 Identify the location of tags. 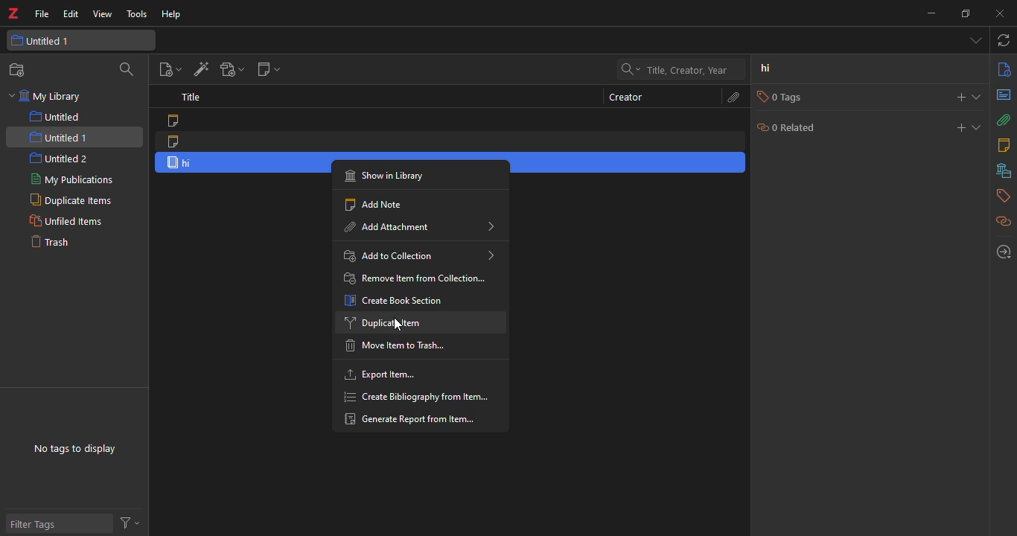
(1001, 198).